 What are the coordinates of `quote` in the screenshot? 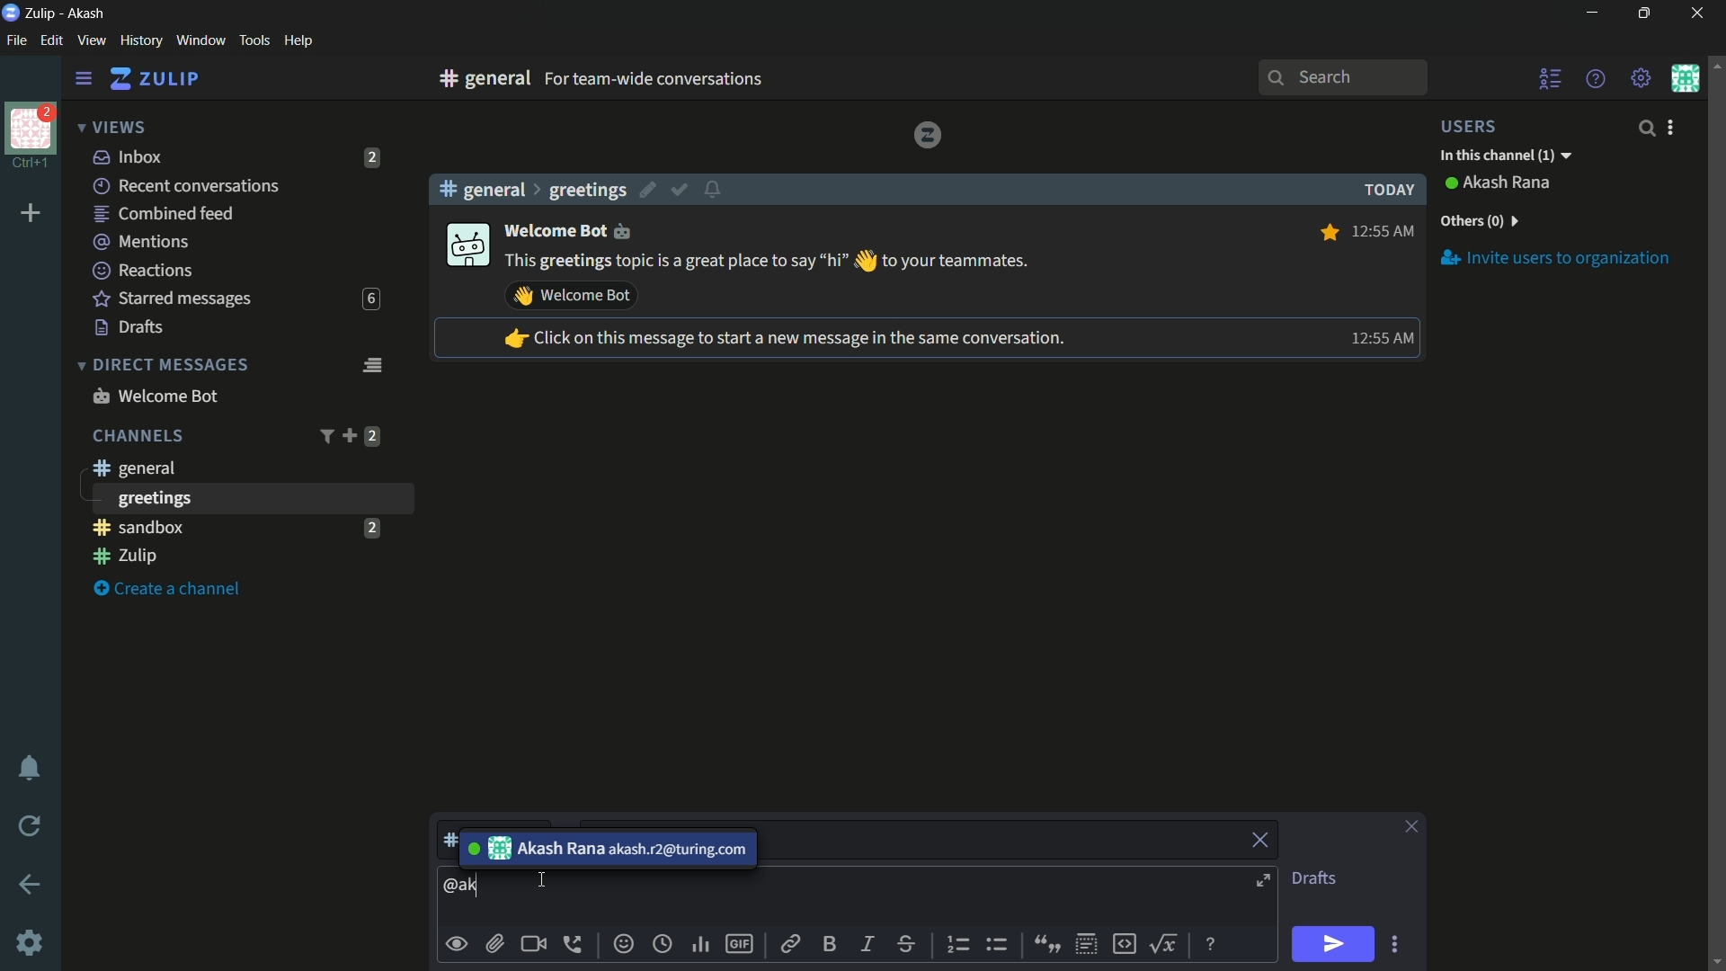 It's located at (1045, 942).